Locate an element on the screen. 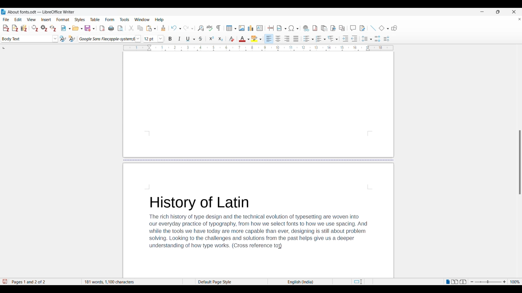 This screenshot has height=293, width=522. Horizontal ruler is located at coordinates (258, 48).